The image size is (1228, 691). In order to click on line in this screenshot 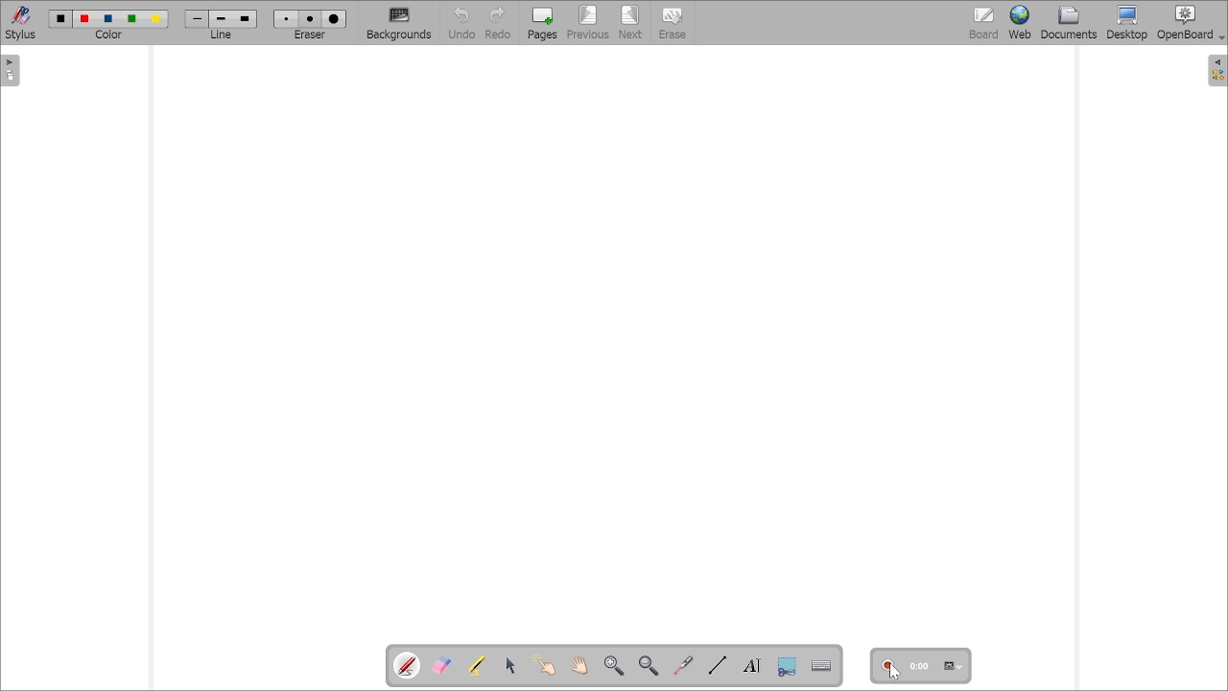, I will do `click(221, 36)`.